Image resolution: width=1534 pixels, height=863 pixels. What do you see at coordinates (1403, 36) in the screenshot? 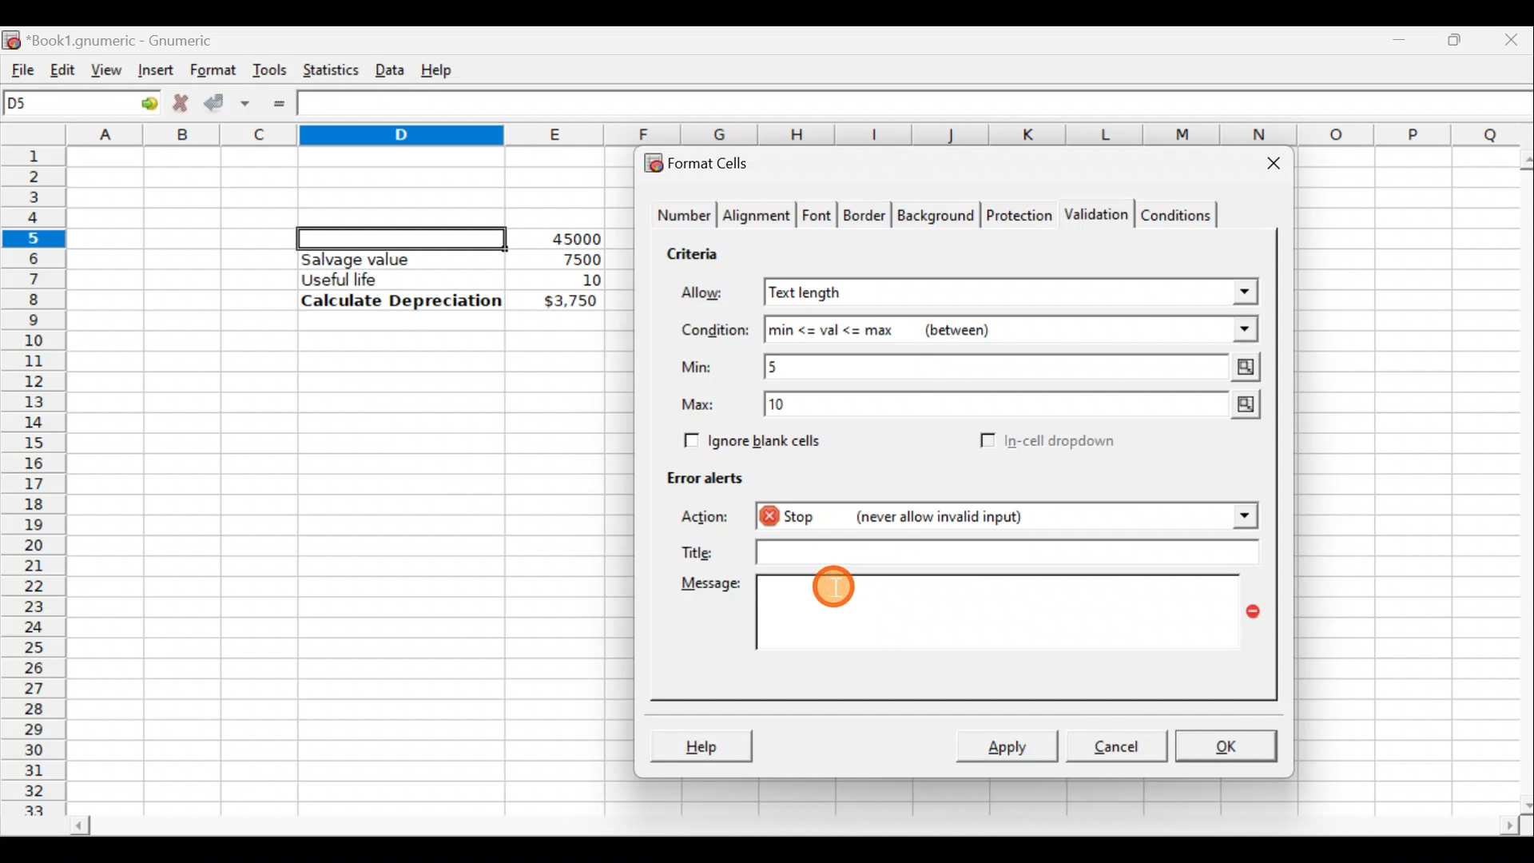
I see `Minimize` at bounding box center [1403, 36].